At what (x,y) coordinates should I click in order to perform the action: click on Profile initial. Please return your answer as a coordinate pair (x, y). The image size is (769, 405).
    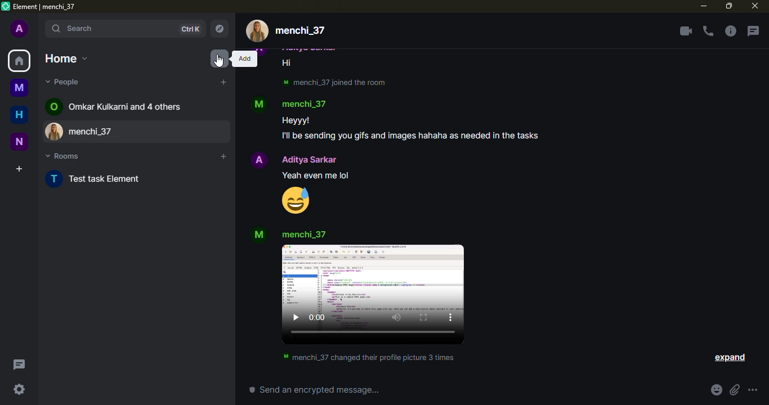
    Looking at the image, I should click on (55, 179).